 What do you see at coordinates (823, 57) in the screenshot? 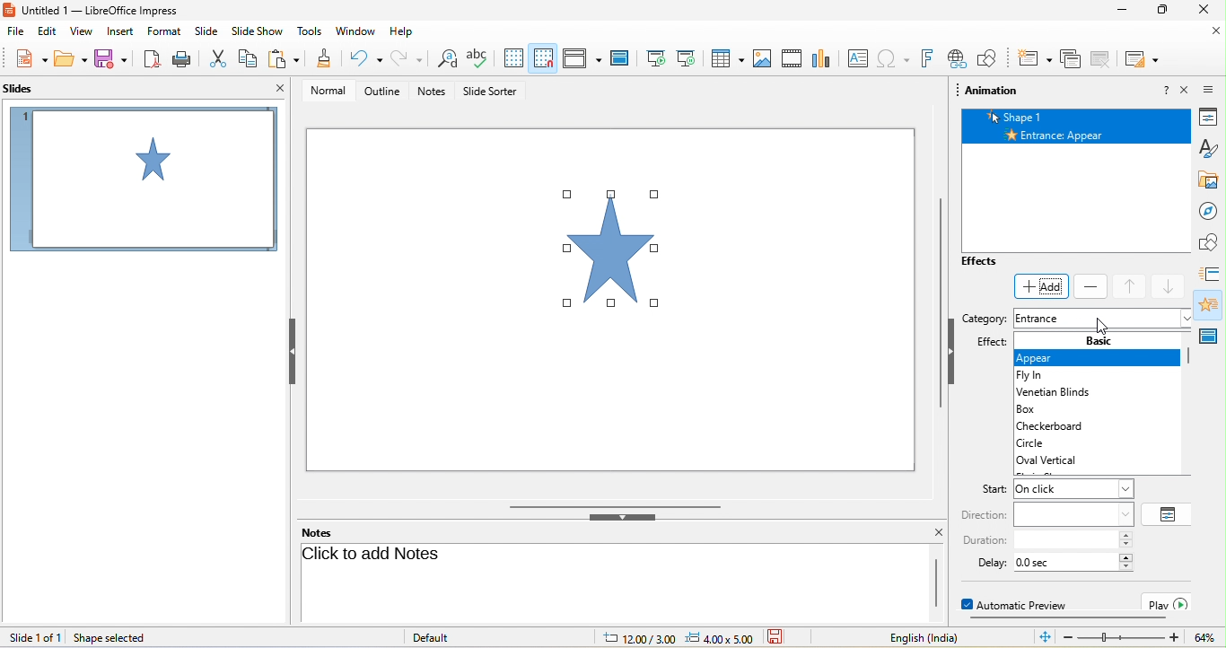
I see `chart` at bounding box center [823, 57].